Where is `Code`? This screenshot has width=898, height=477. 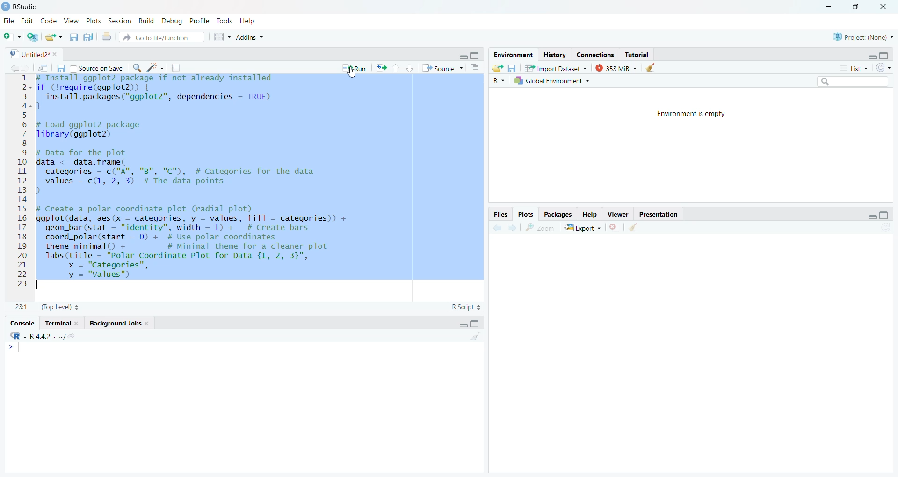 Code is located at coordinates (47, 22).